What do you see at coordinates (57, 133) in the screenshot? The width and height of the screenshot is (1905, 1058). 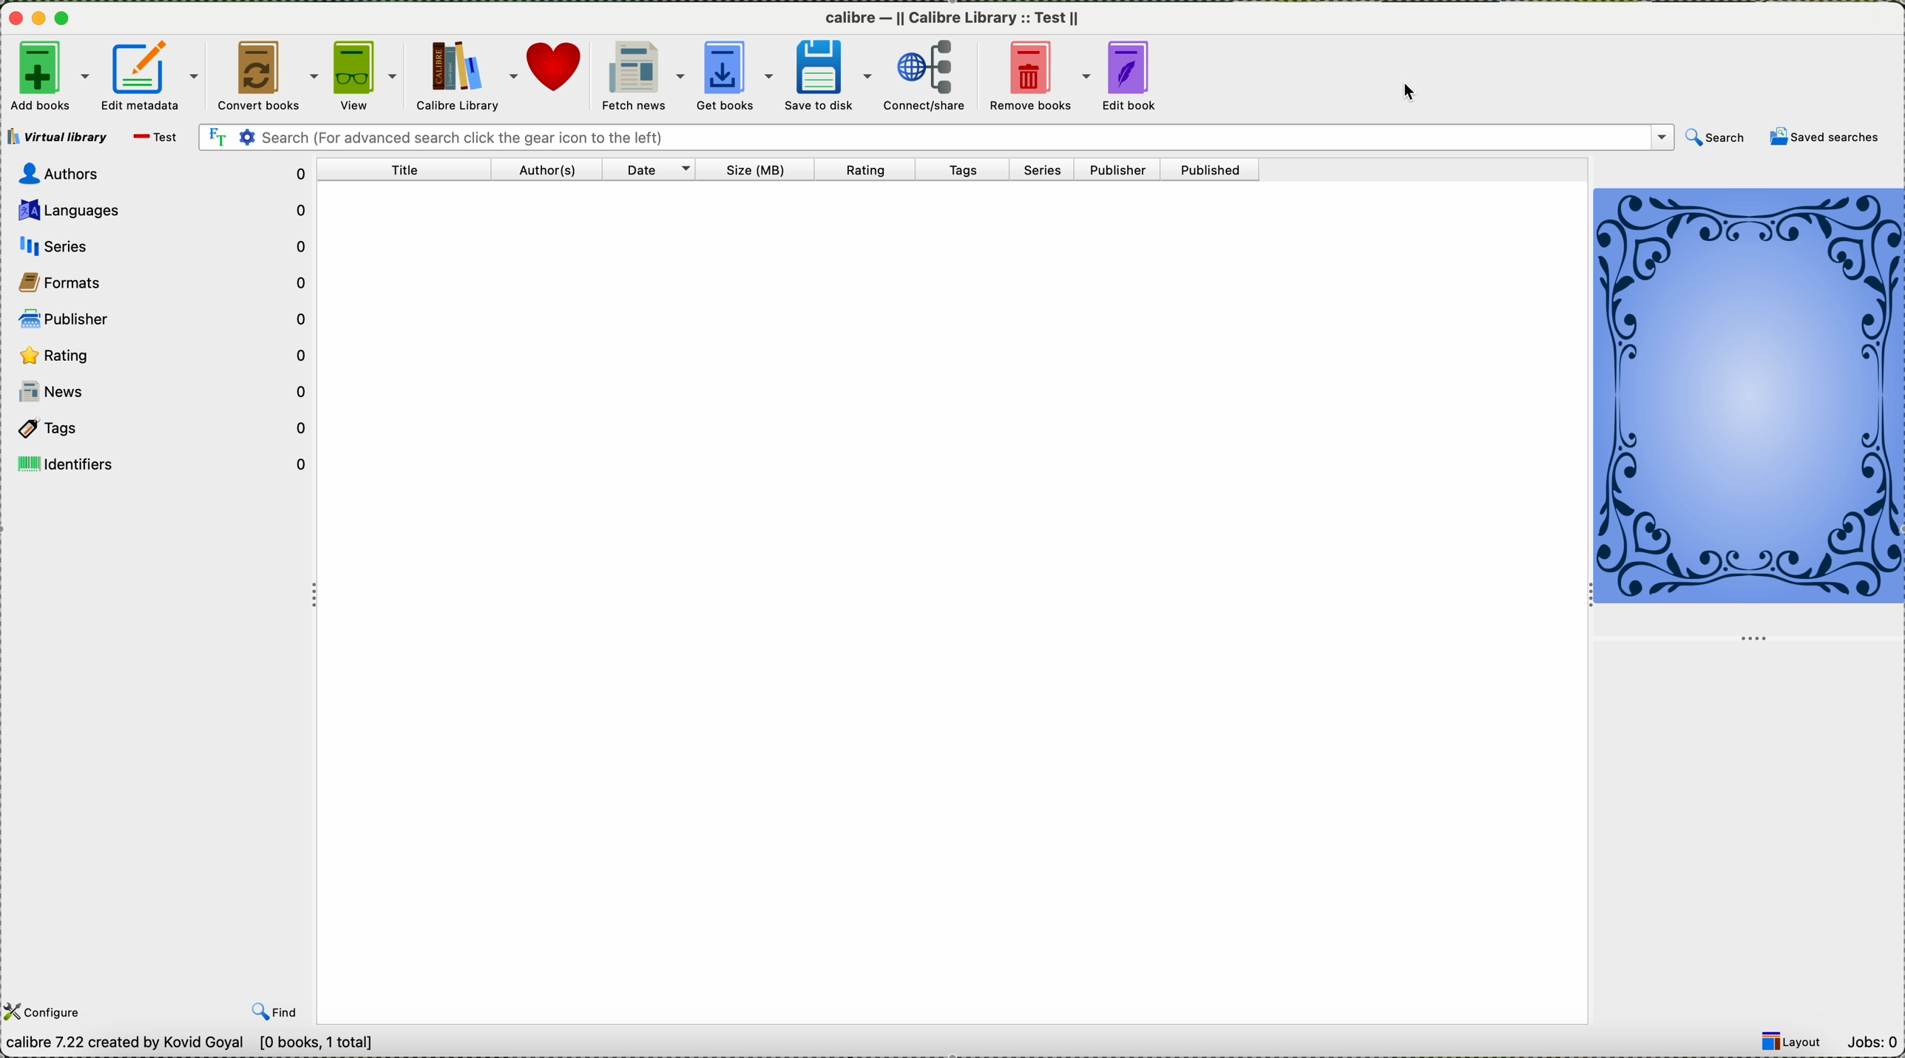 I see `click on virtual library` at bounding box center [57, 133].